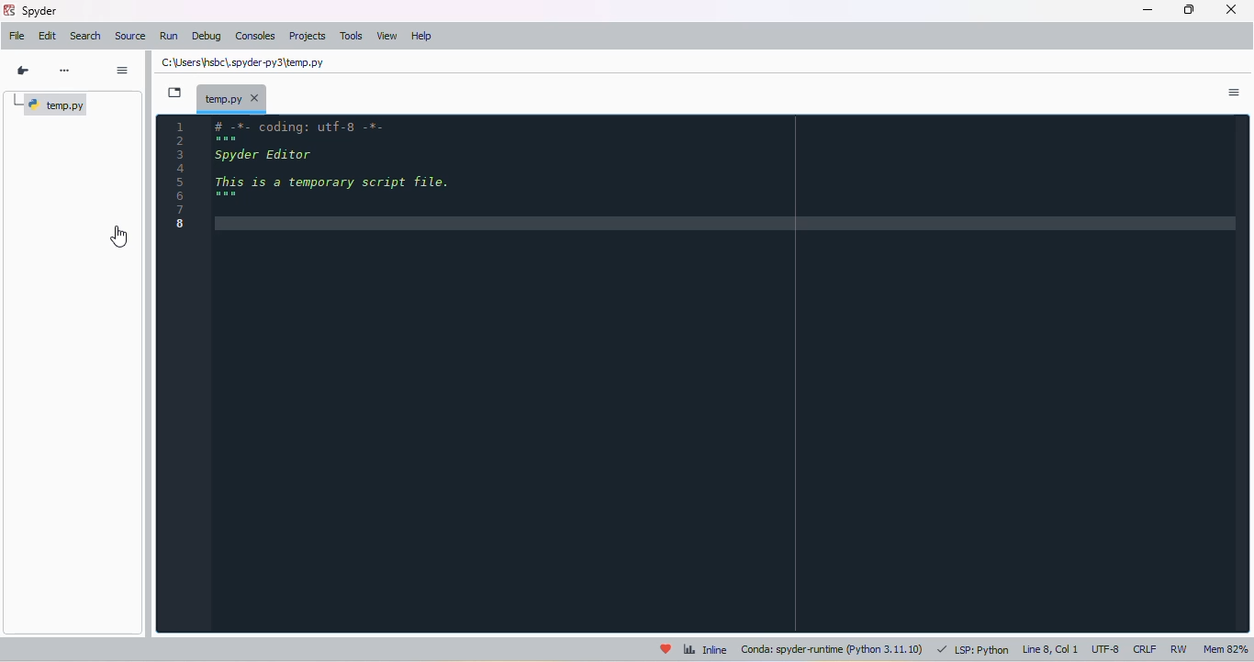  What do you see at coordinates (49, 36) in the screenshot?
I see `edit` at bounding box center [49, 36].